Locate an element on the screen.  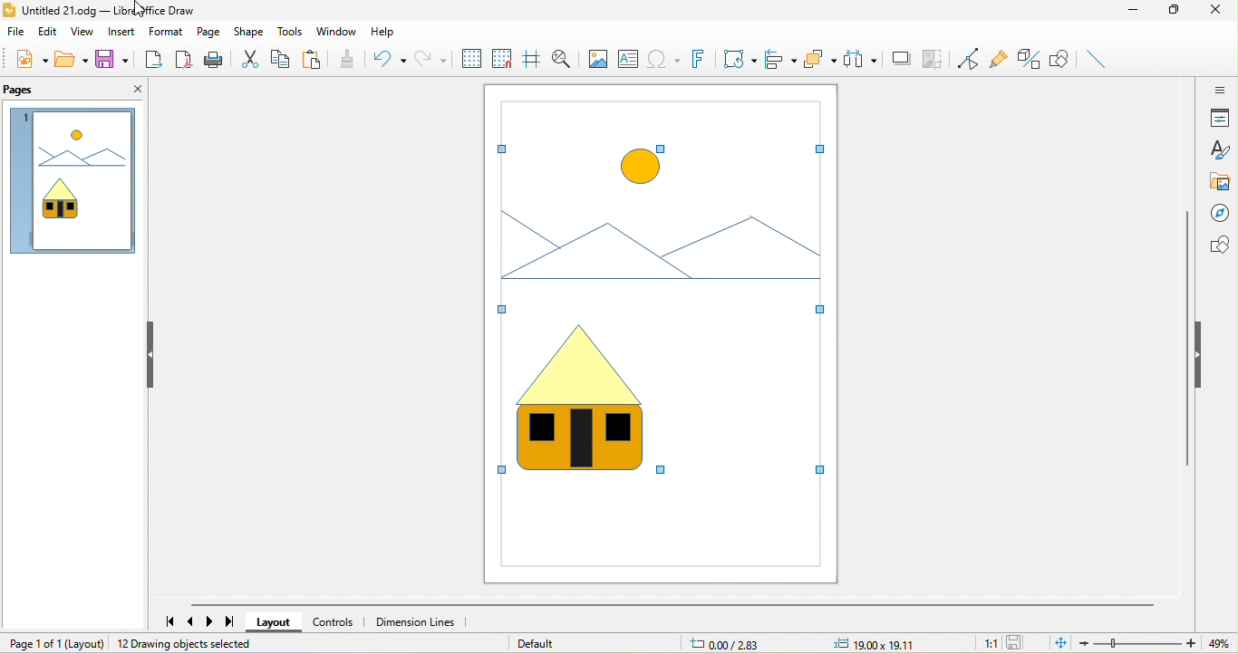
line tool is located at coordinates (1104, 61).